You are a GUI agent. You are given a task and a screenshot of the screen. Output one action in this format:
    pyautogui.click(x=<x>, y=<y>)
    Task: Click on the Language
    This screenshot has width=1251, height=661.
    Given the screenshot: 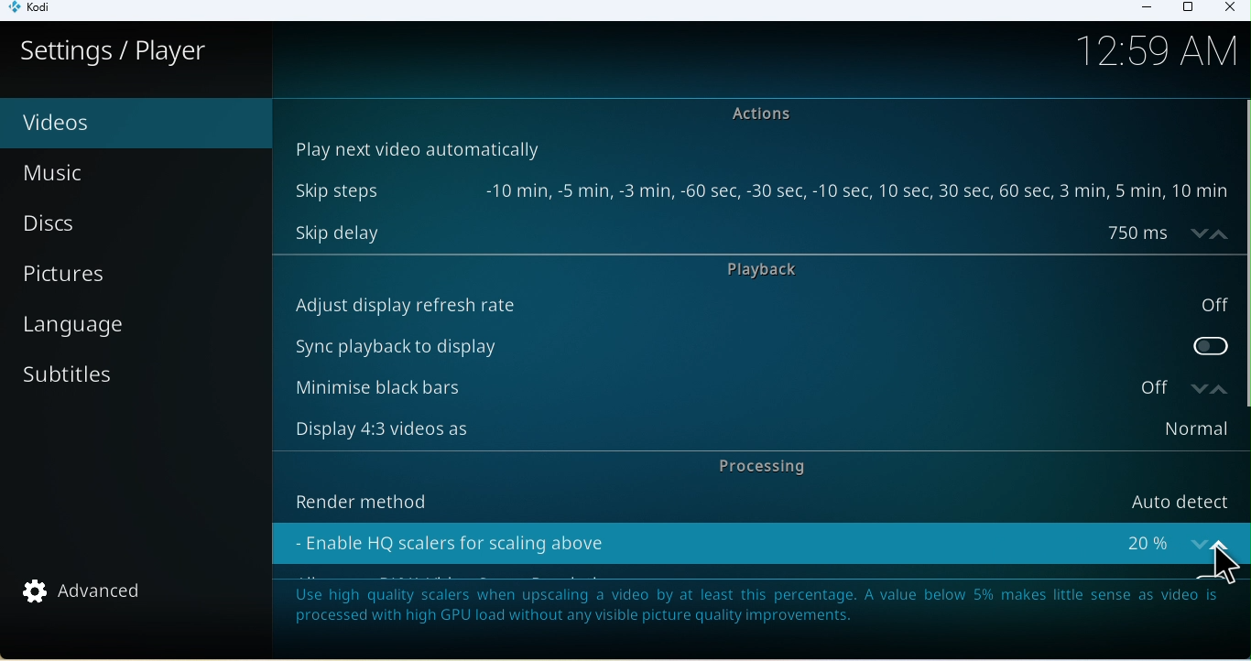 What is the action you would take?
    pyautogui.click(x=133, y=333)
    